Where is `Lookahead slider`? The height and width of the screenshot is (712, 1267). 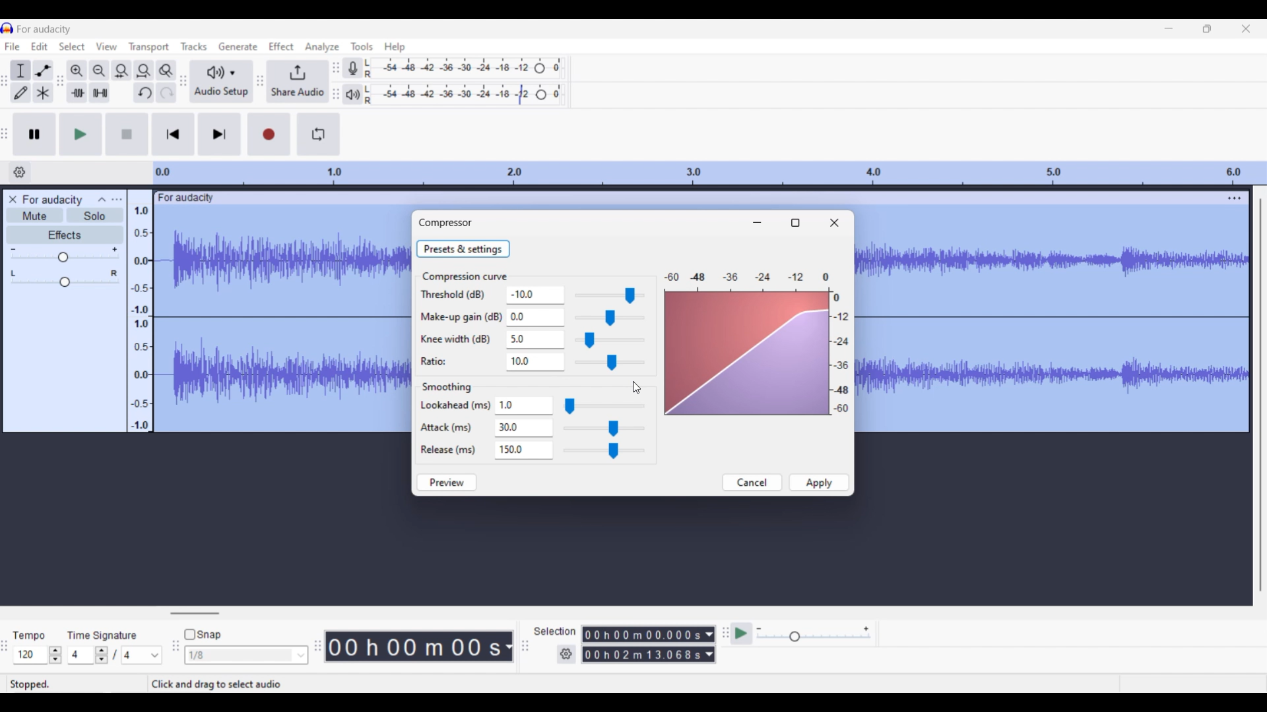 Lookahead slider is located at coordinates (604, 406).